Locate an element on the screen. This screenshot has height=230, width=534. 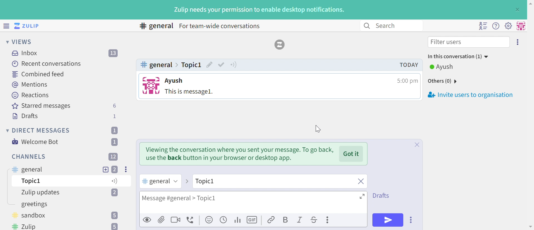
5 is located at coordinates (114, 226).